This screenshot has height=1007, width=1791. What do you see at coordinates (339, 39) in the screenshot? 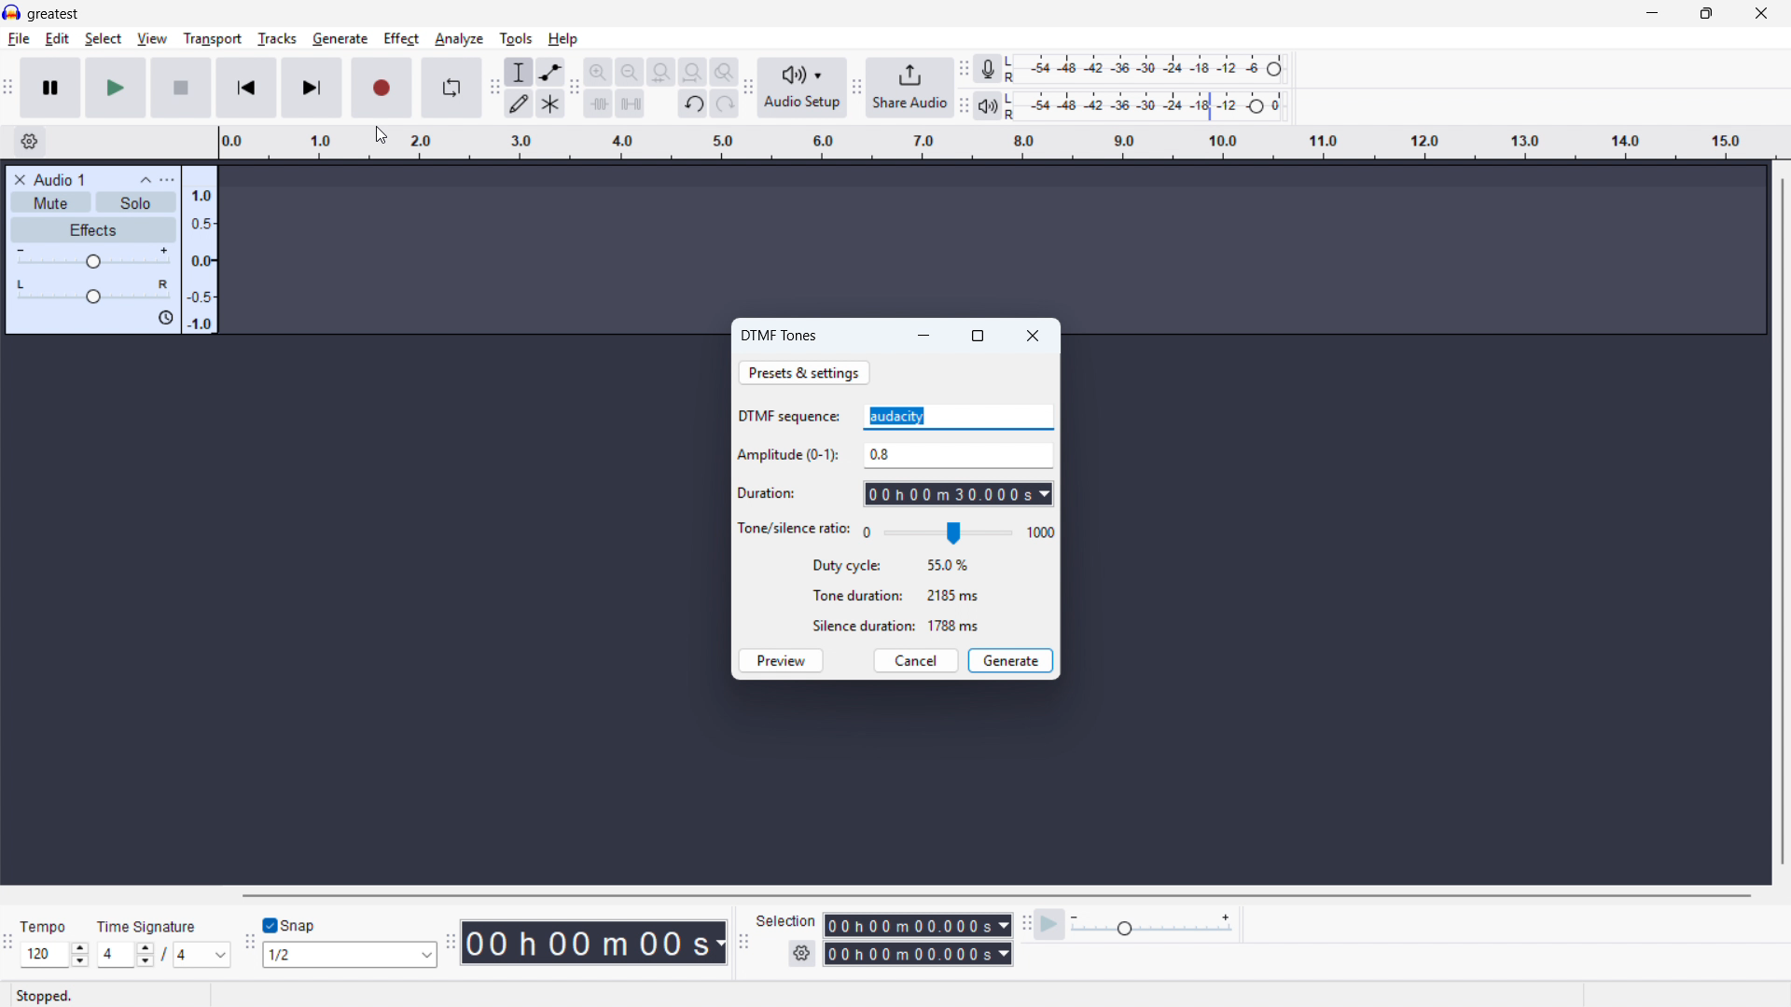
I see `generate` at bounding box center [339, 39].